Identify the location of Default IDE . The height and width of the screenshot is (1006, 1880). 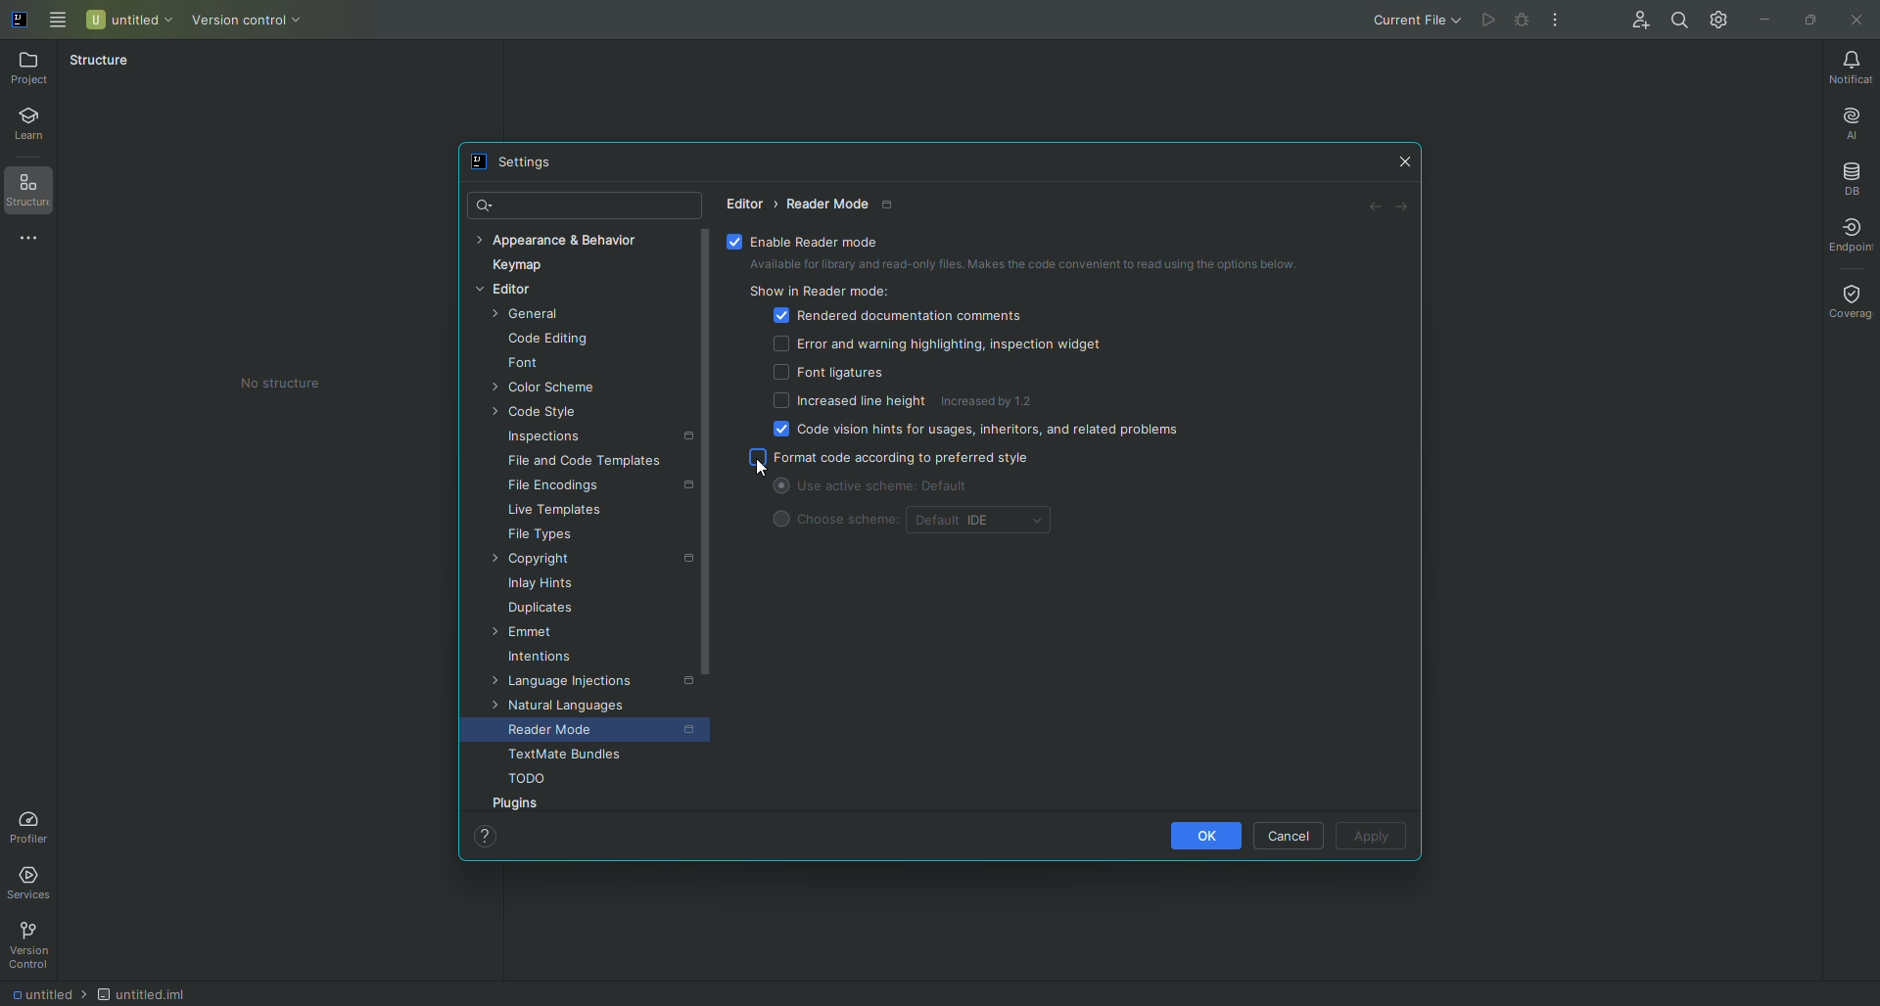
(985, 521).